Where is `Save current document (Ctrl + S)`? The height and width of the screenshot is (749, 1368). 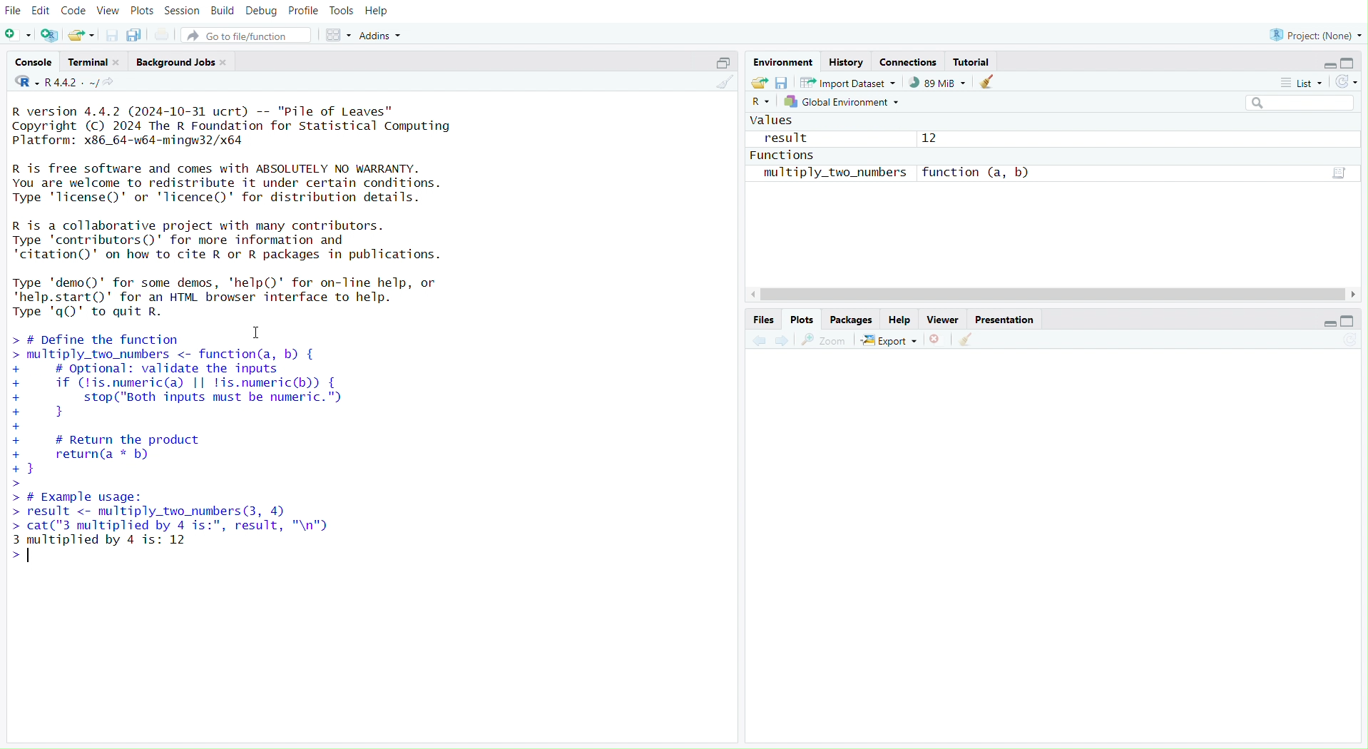
Save current document (Ctrl + S) is located at coordinates (108, 34).